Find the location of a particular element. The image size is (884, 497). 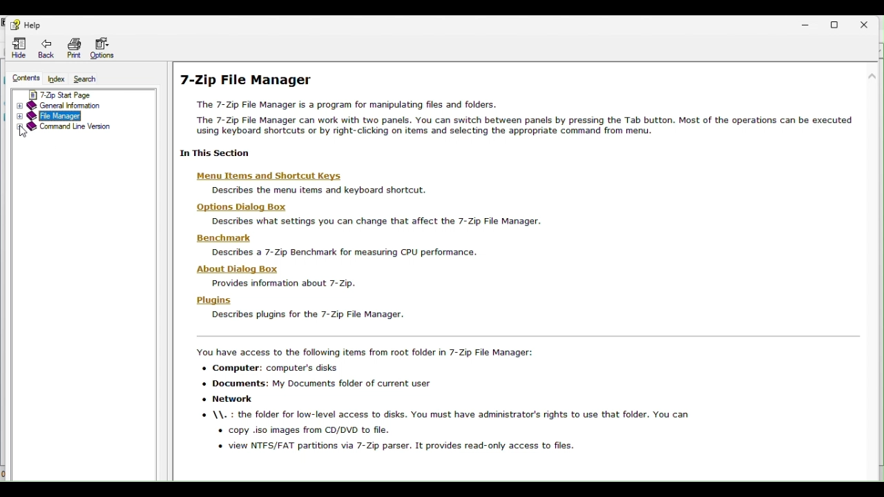

description text about settings you can change is located at coordinates (378, 222).